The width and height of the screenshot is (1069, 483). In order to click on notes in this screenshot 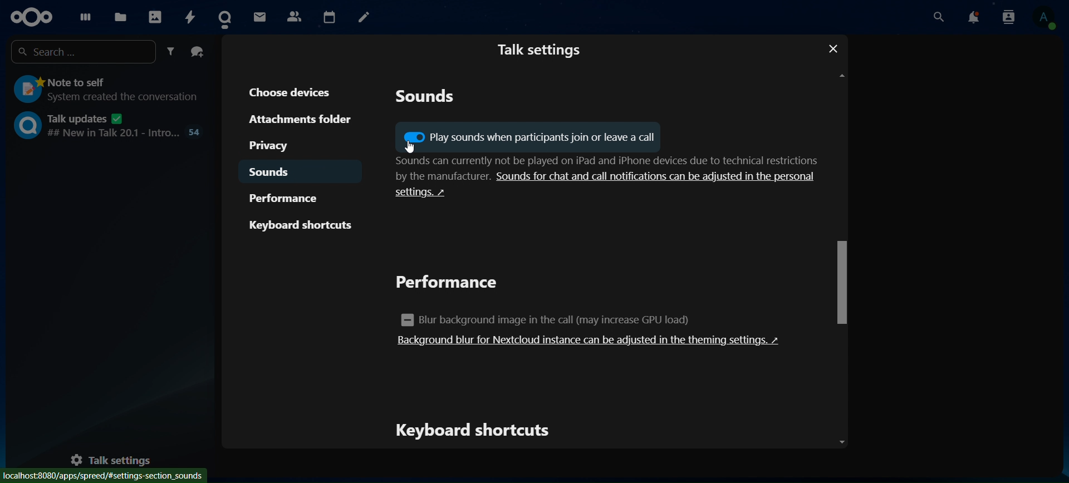, I will do `click(364, 17)`.